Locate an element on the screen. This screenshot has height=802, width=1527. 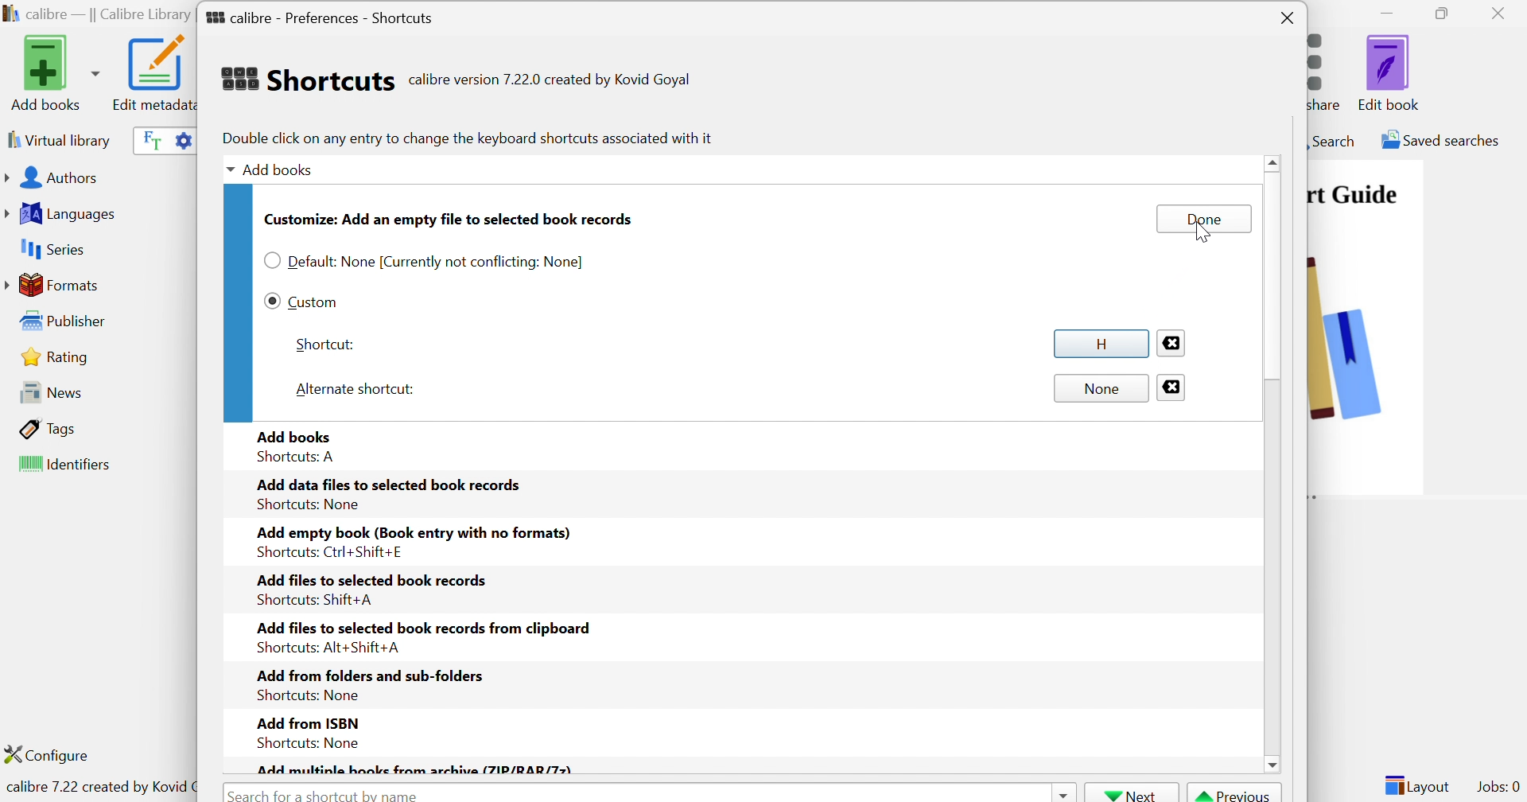
Add books is located at coordinates (296, 434).